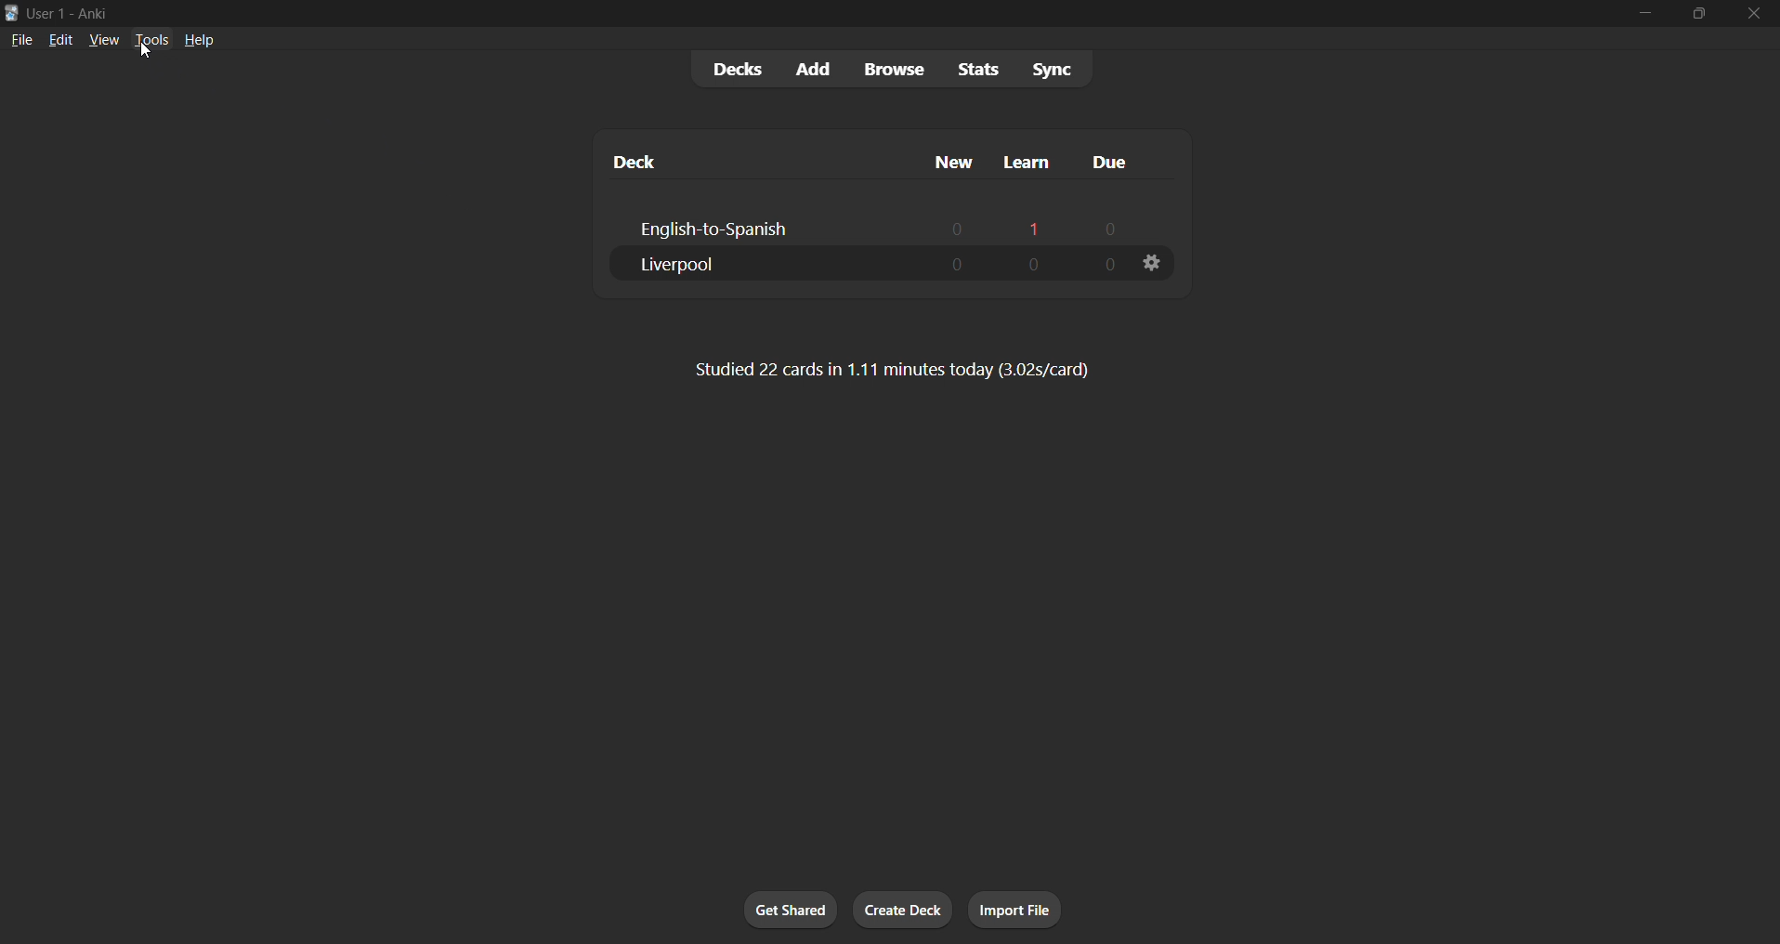  Describe the element at coordinates (199, 42) in the screenshot. I see `help` at that location.